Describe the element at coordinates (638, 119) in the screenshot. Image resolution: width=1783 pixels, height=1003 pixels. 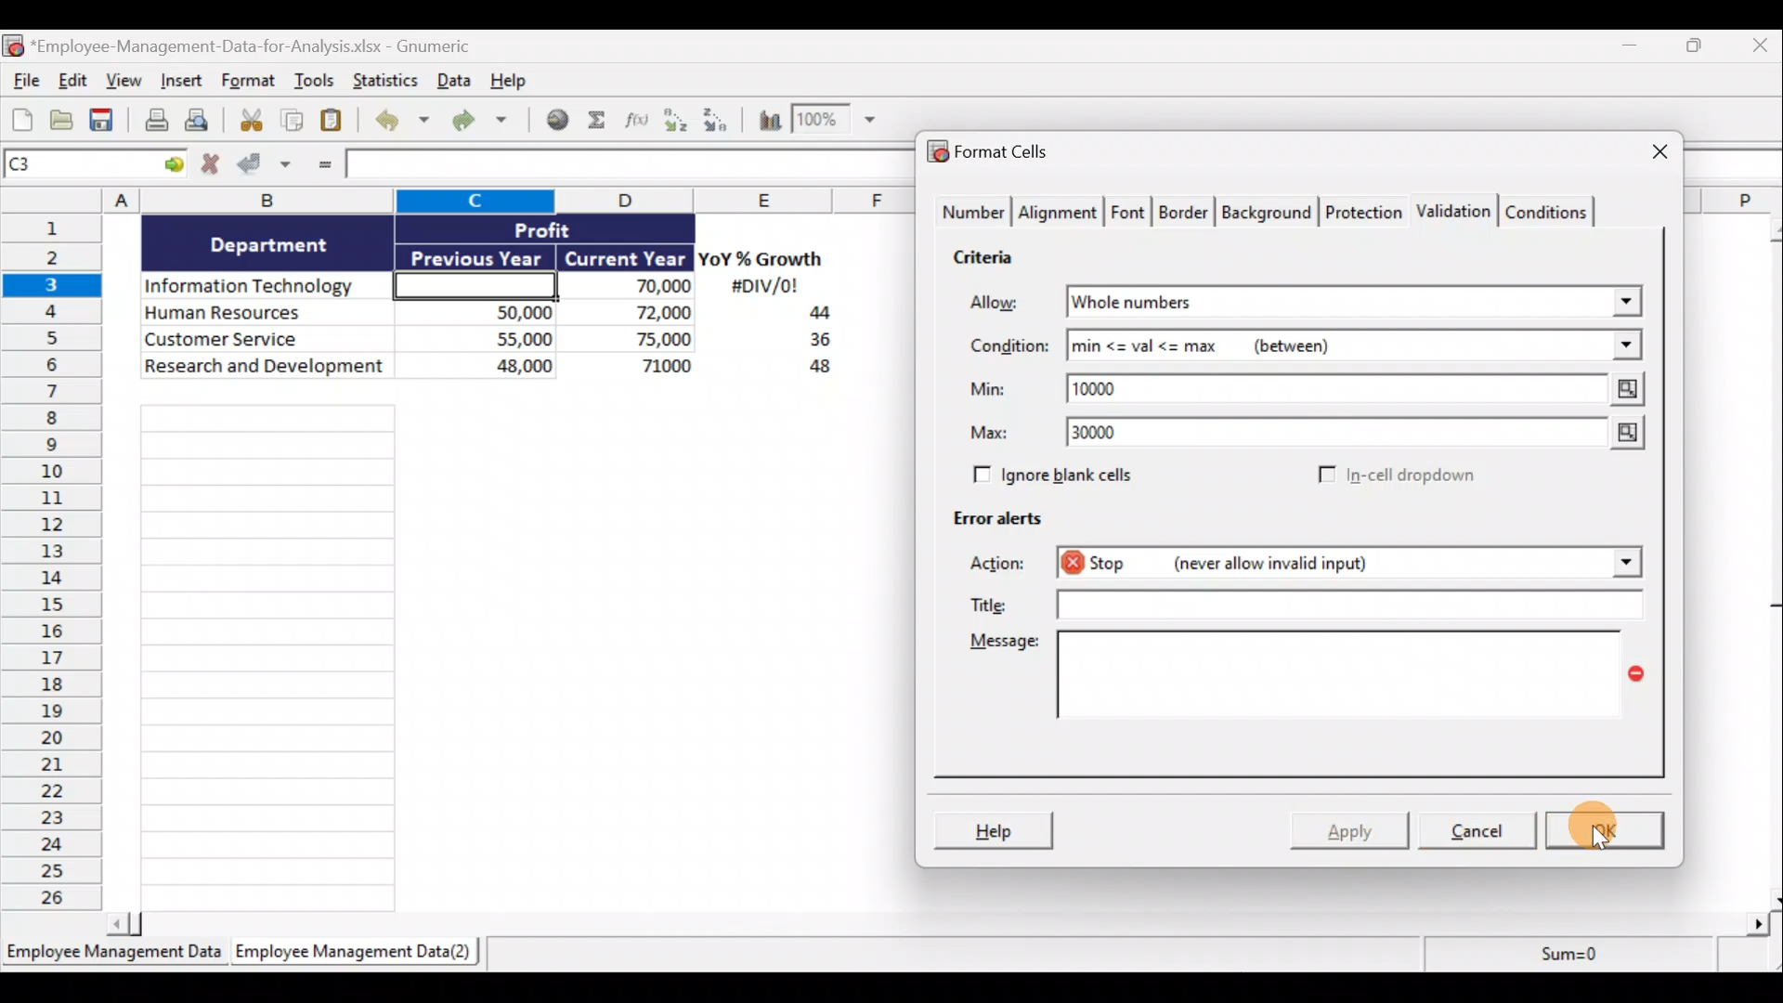
I see `Edit a function in the current cell` at that location.